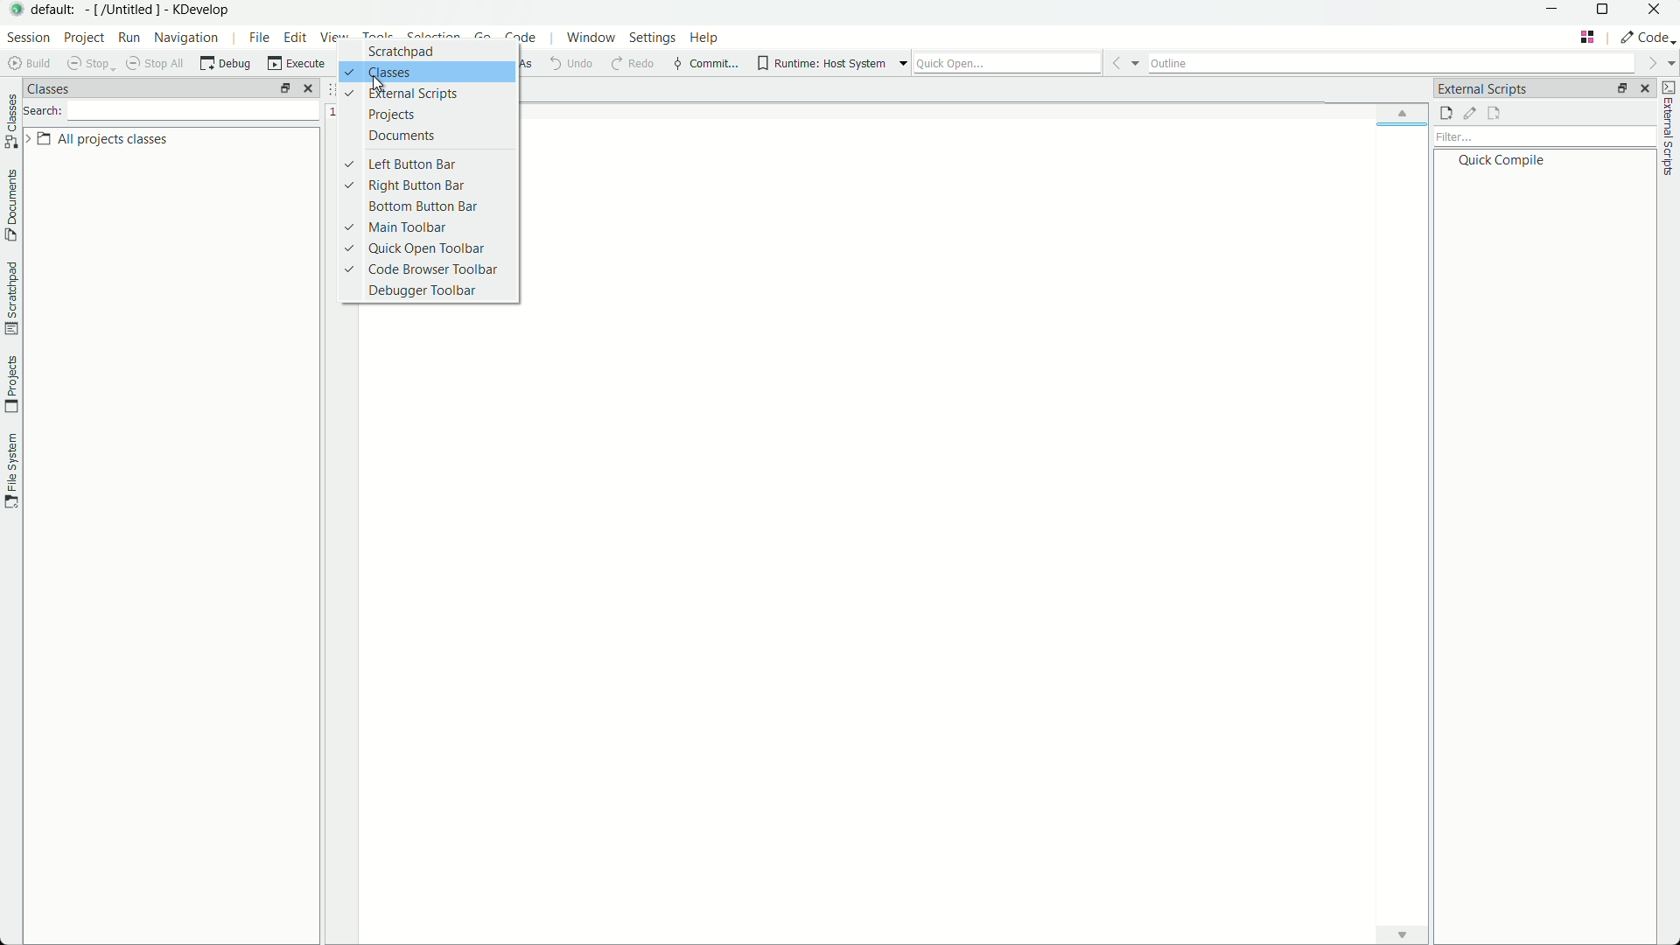 This screenshot has width=1680, height=945. I want to click on projects, so click(10, 382).